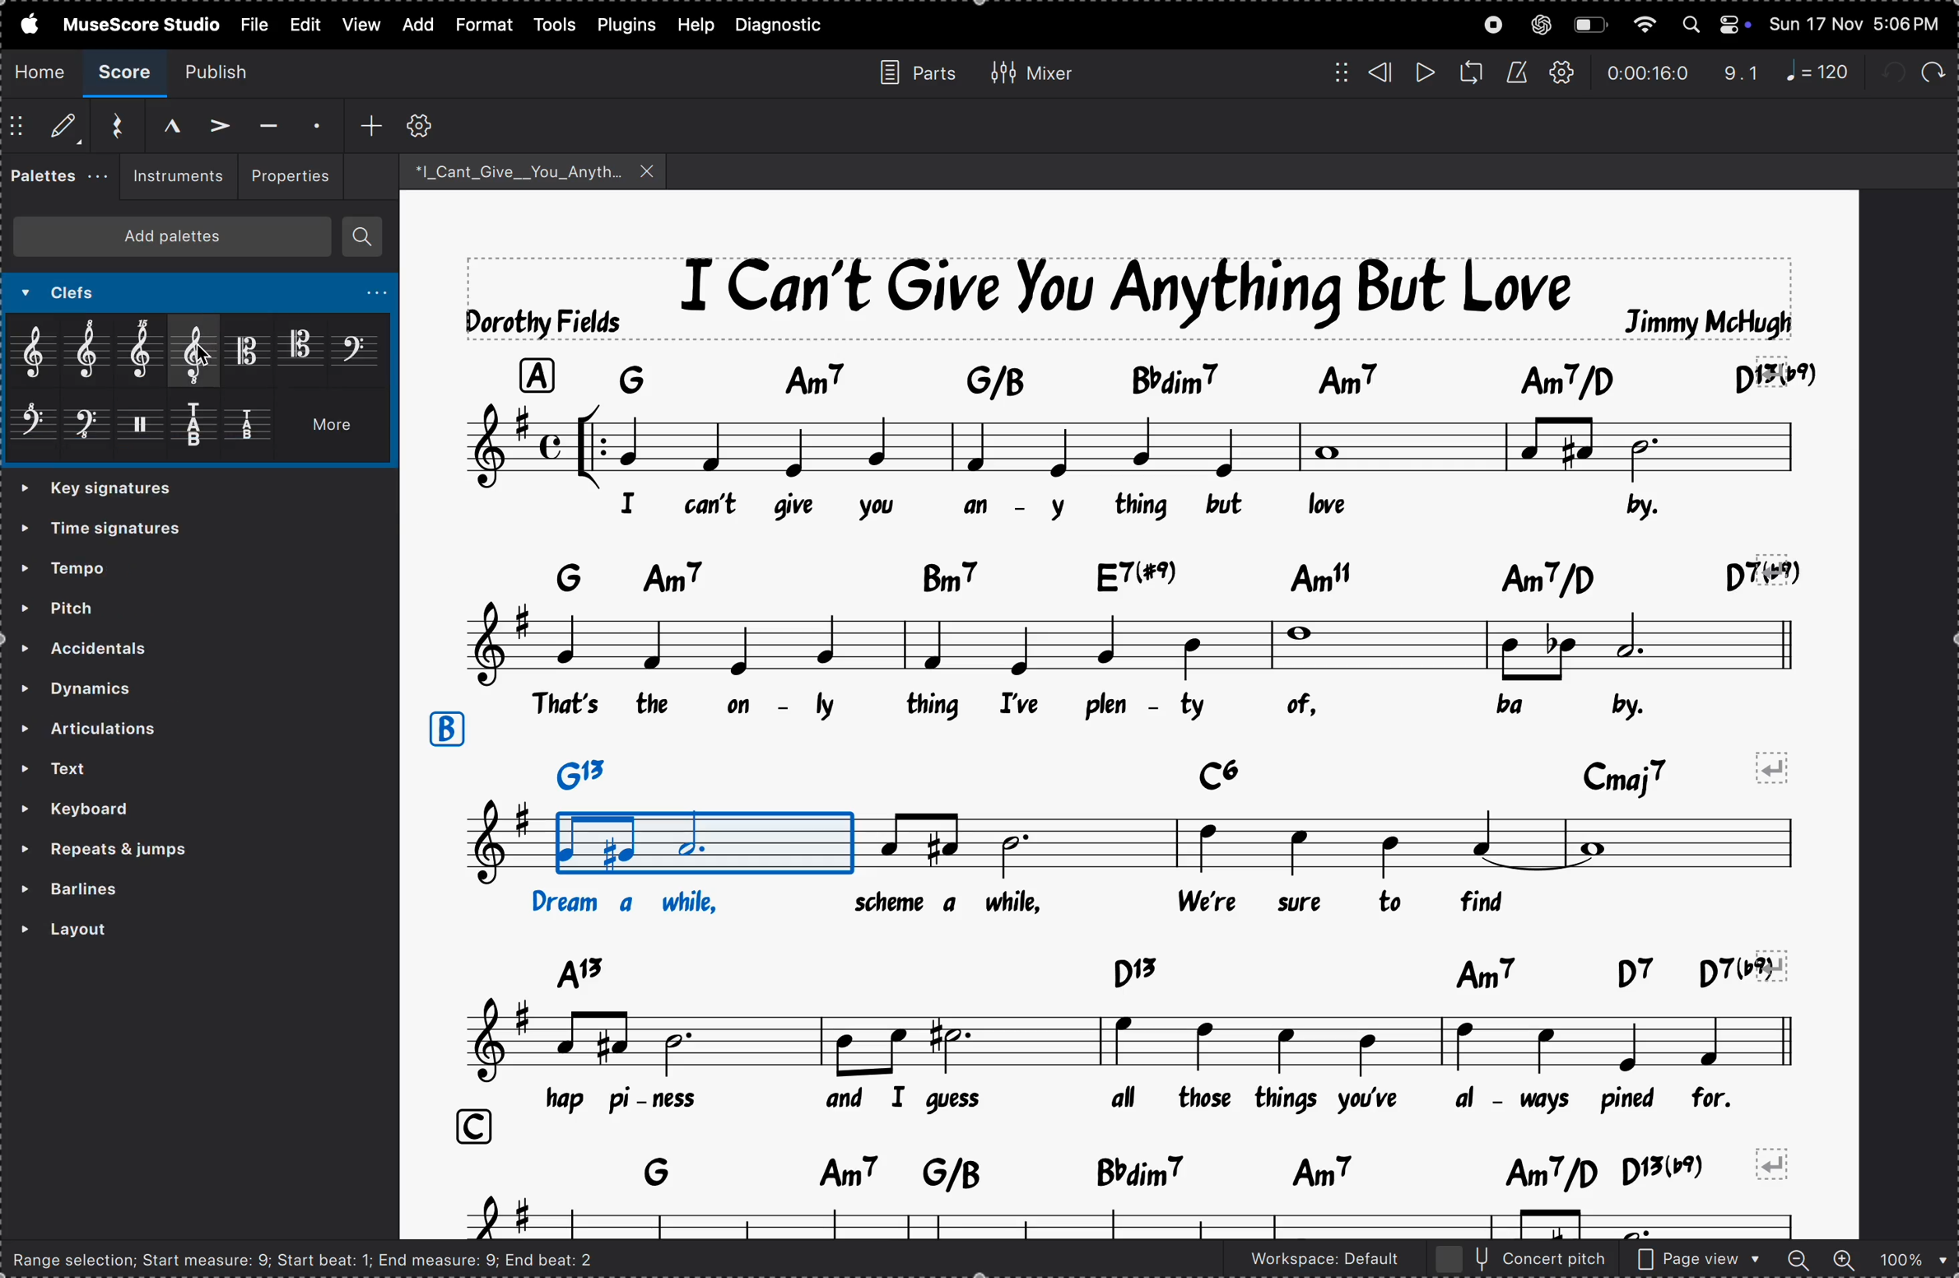  Describe the element at coordinates (1564, 73) in the screenshot. I see `playback settings` at that location.